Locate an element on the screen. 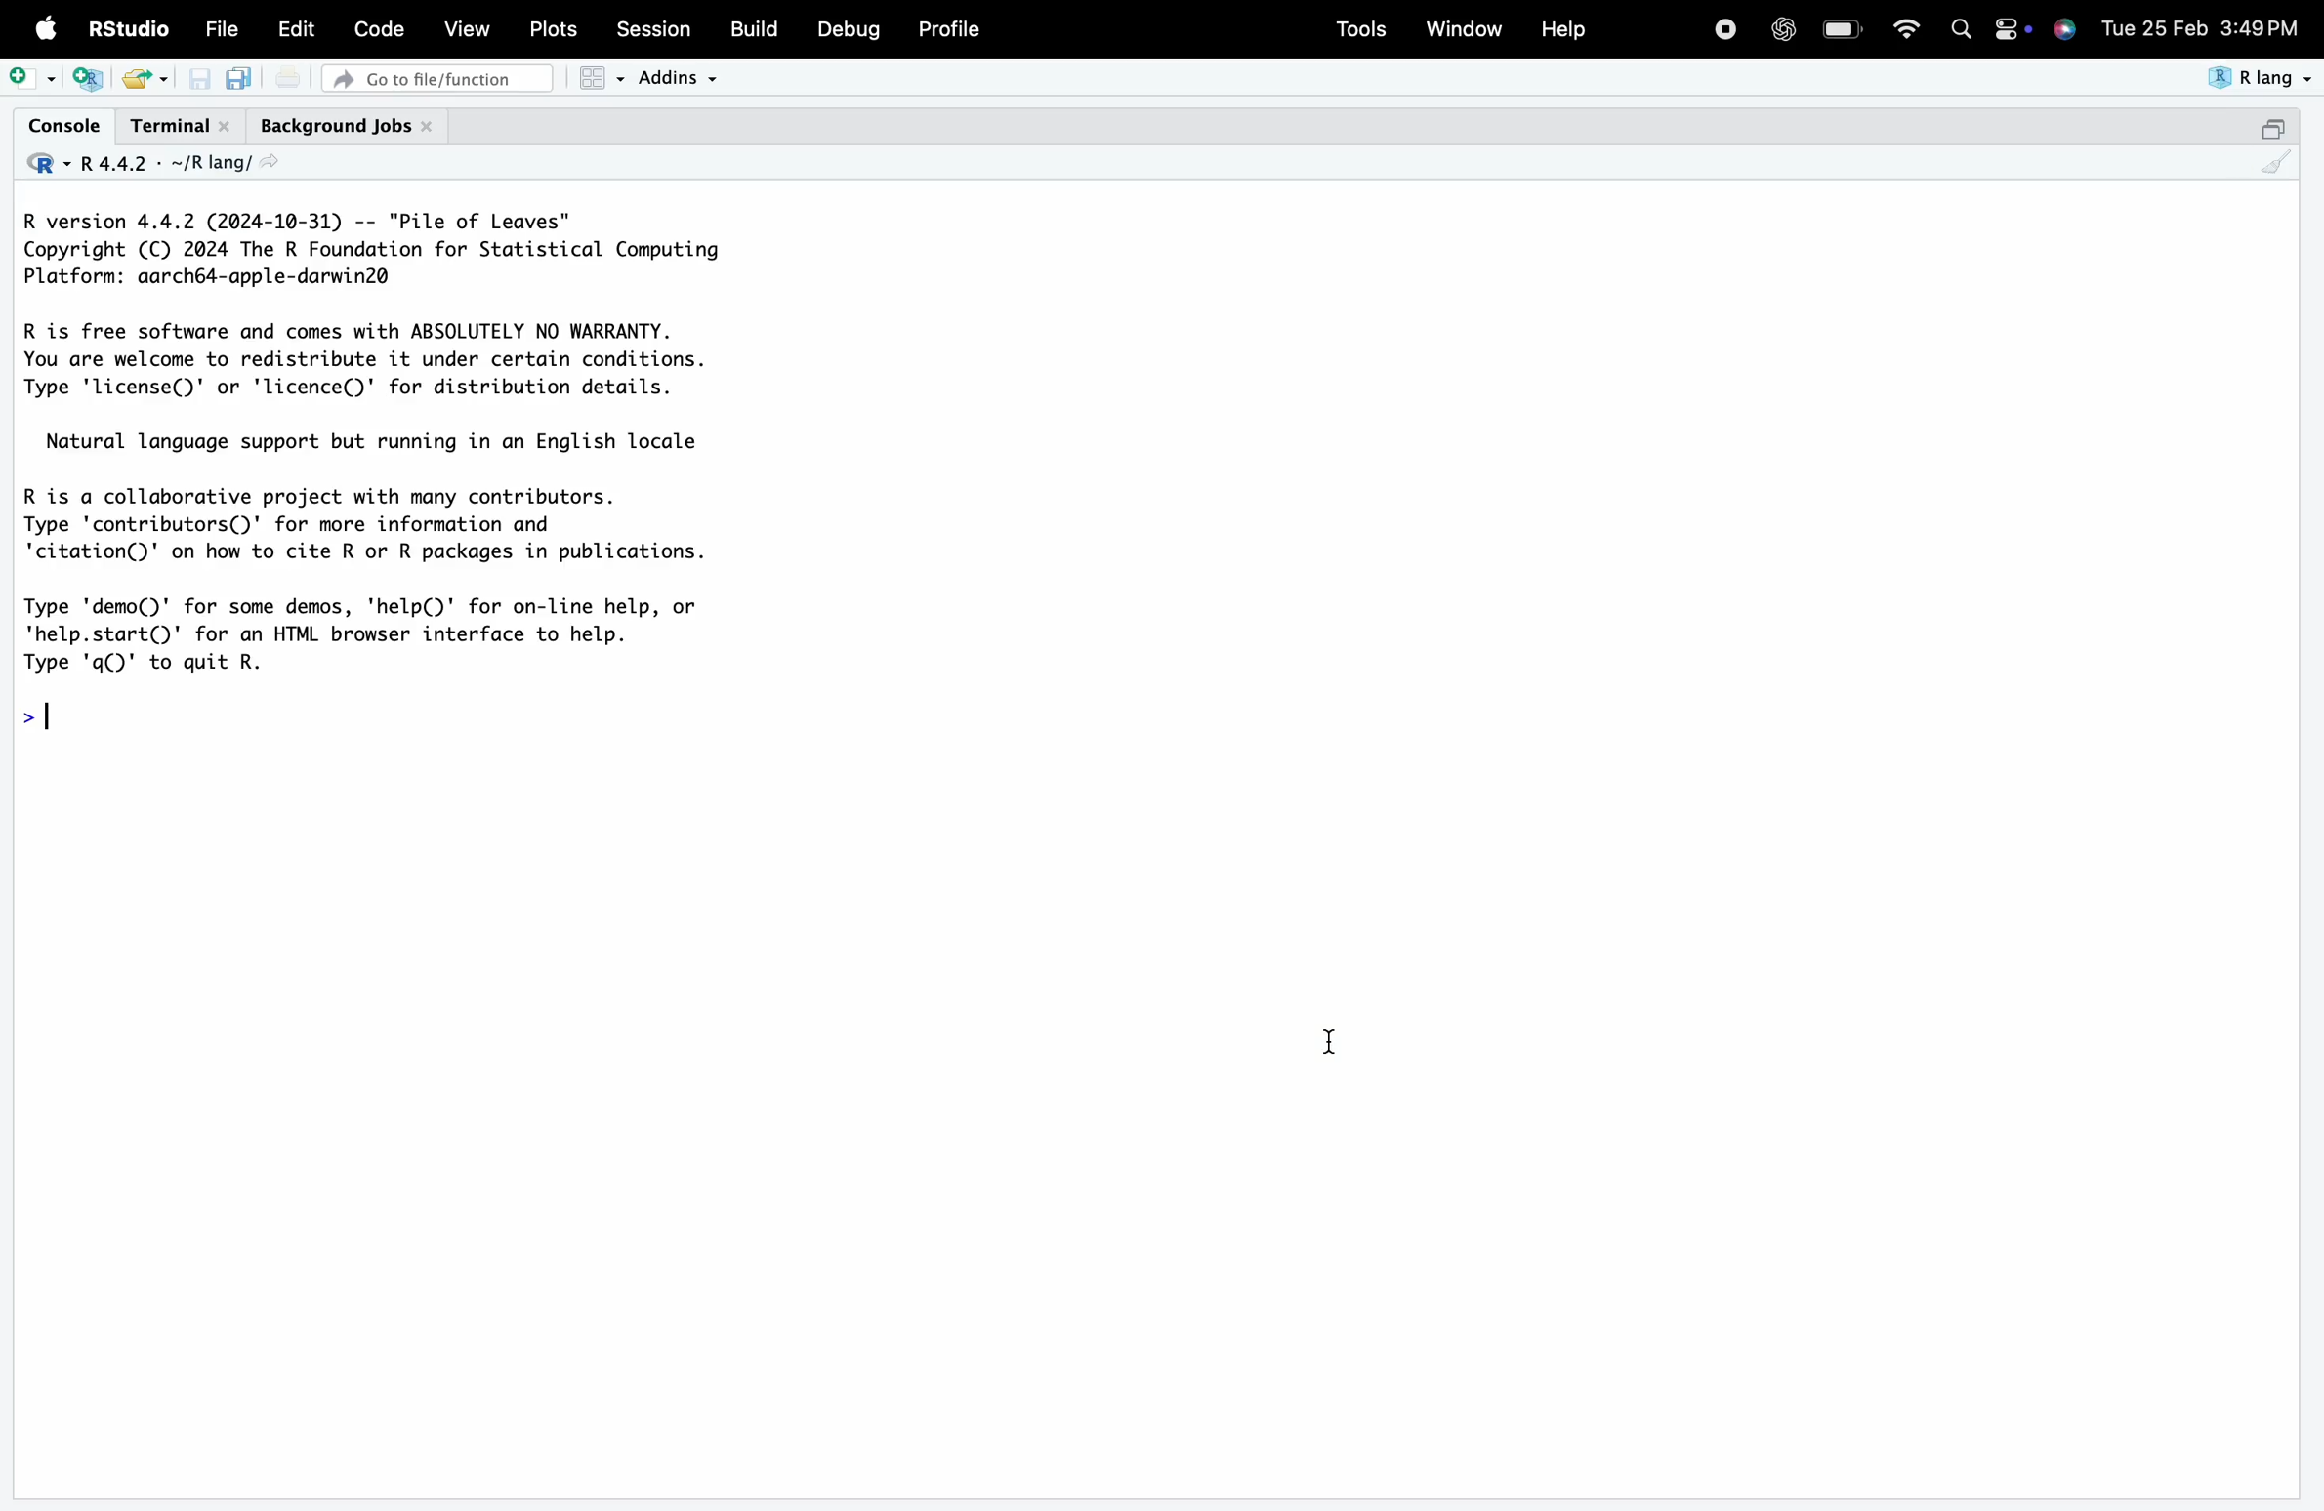  R is located at coordinates (45, 164).